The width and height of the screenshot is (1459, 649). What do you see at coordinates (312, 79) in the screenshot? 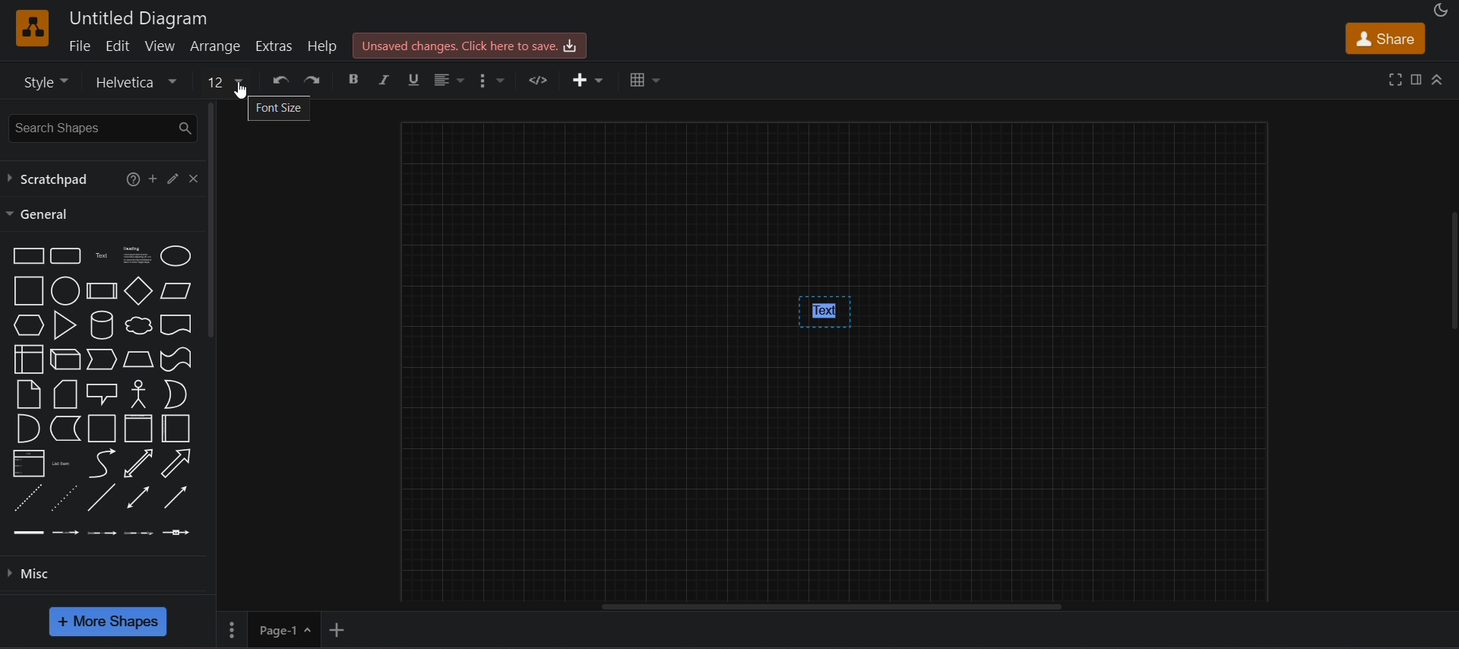
I see `redo` at bounding box center [312, 79].